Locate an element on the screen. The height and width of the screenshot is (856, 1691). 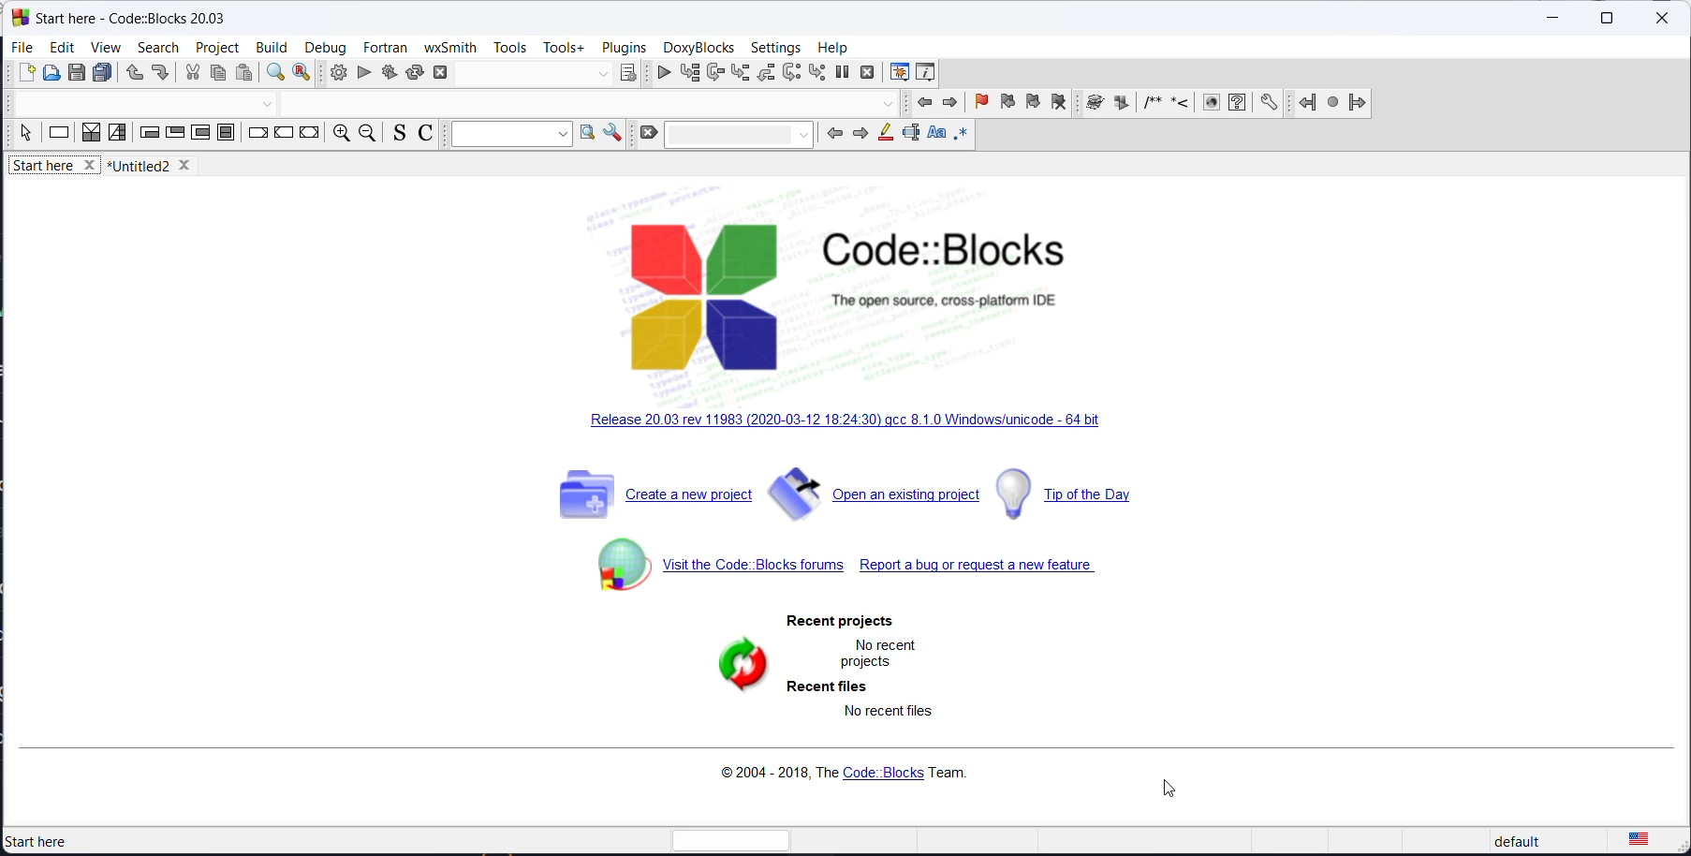
replace is located at coordinates (302, 75).